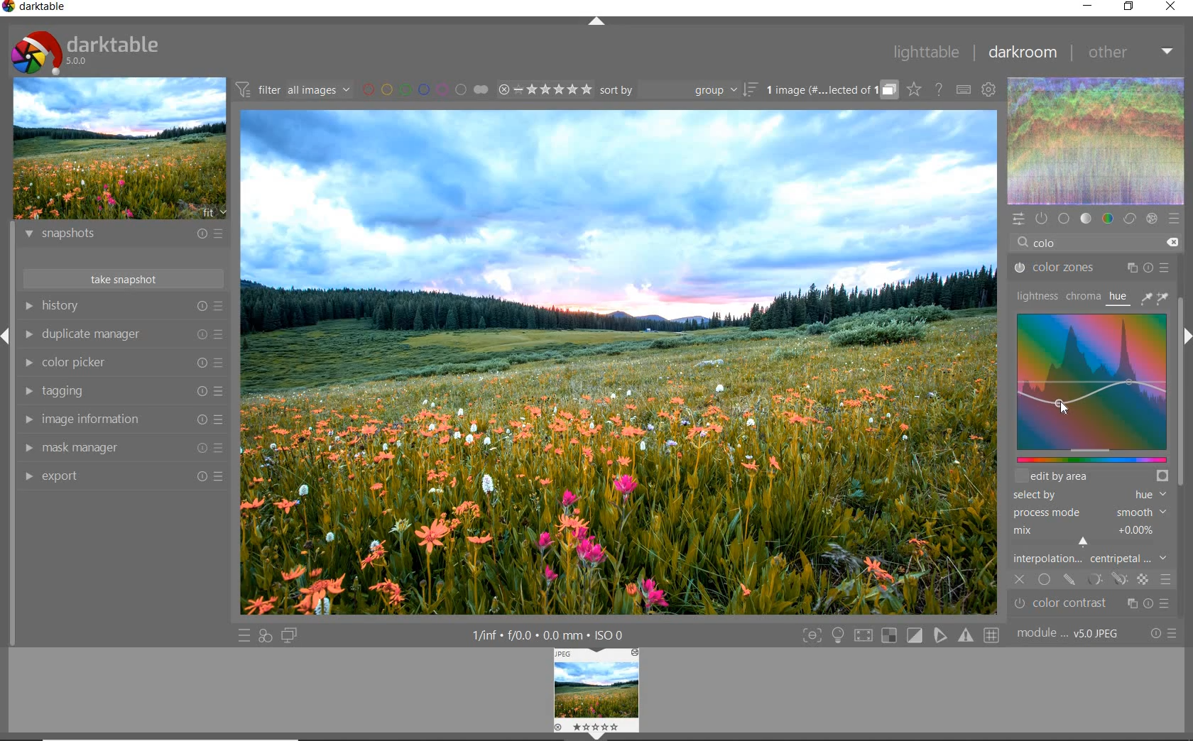 The height and width of the screenshot is (741, 1193). Describe the element at coordinates (677, 92) in the screenshot. I see `sort` at that location.